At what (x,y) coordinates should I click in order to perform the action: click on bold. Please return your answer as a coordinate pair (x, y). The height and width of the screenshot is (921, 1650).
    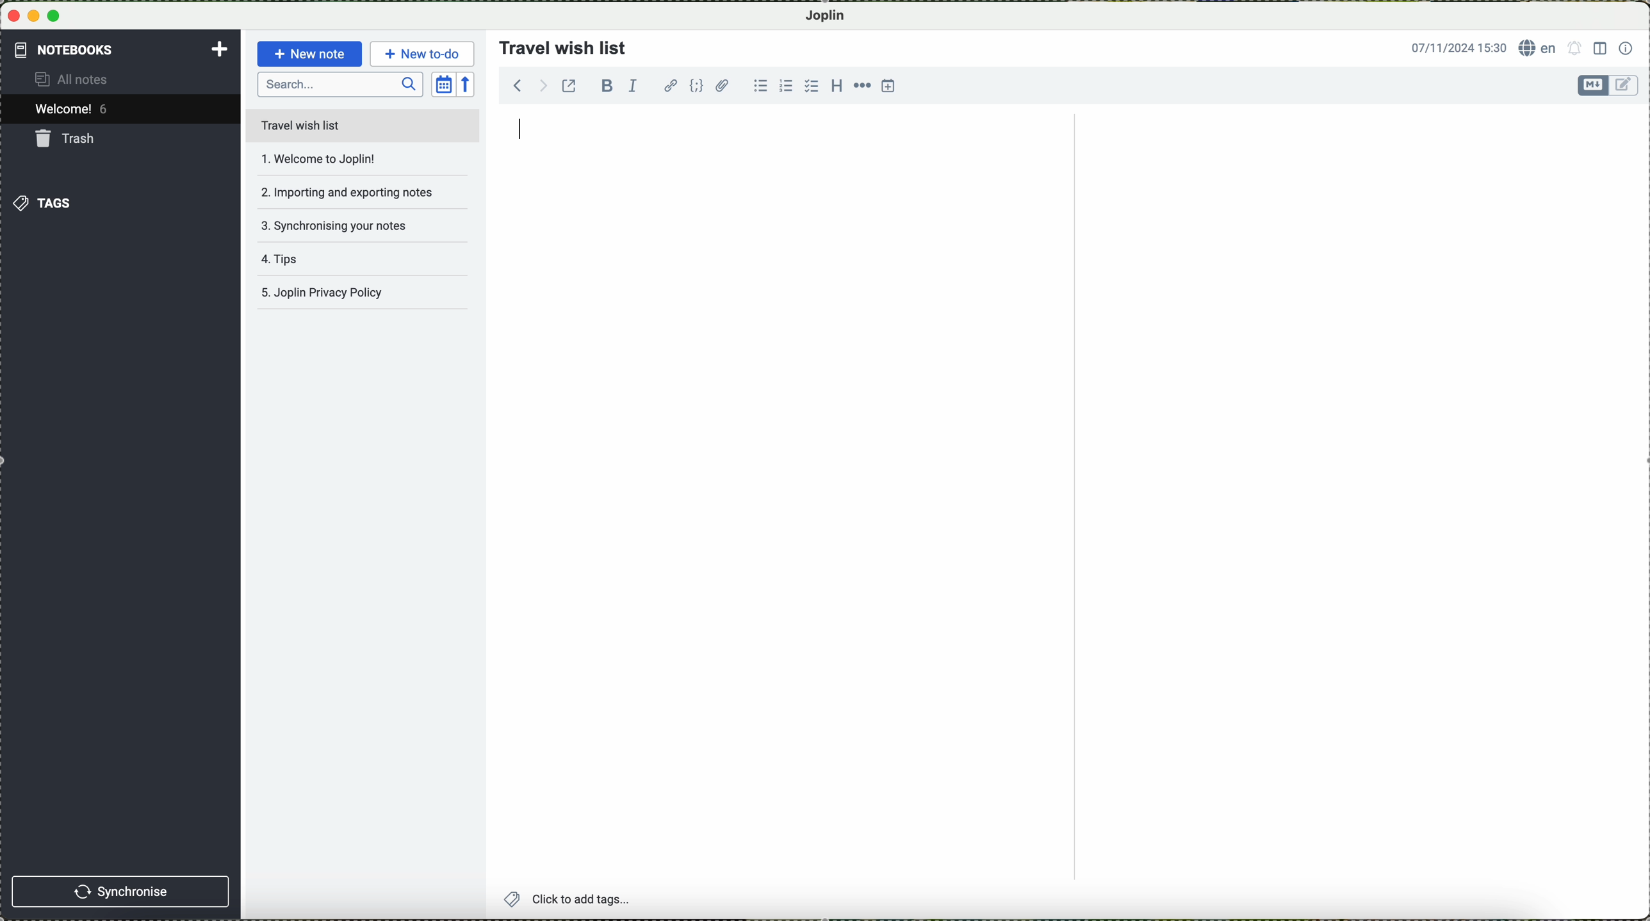
    Looking at the image, I should click on (607, 85).